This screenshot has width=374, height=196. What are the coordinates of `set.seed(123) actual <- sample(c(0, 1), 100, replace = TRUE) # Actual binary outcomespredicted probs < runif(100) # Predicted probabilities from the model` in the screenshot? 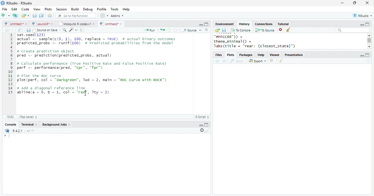 It's located at (97, 40).